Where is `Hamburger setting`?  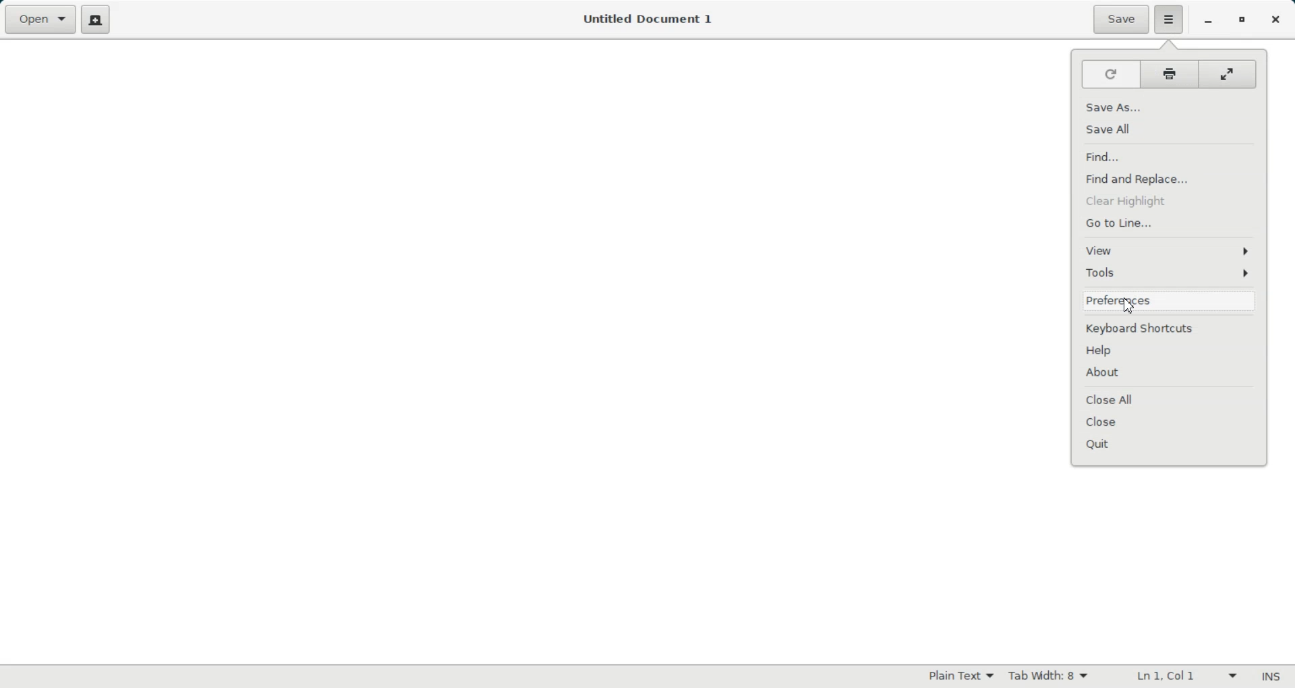
Hamburger setting is located at coordinates (1169, 20).